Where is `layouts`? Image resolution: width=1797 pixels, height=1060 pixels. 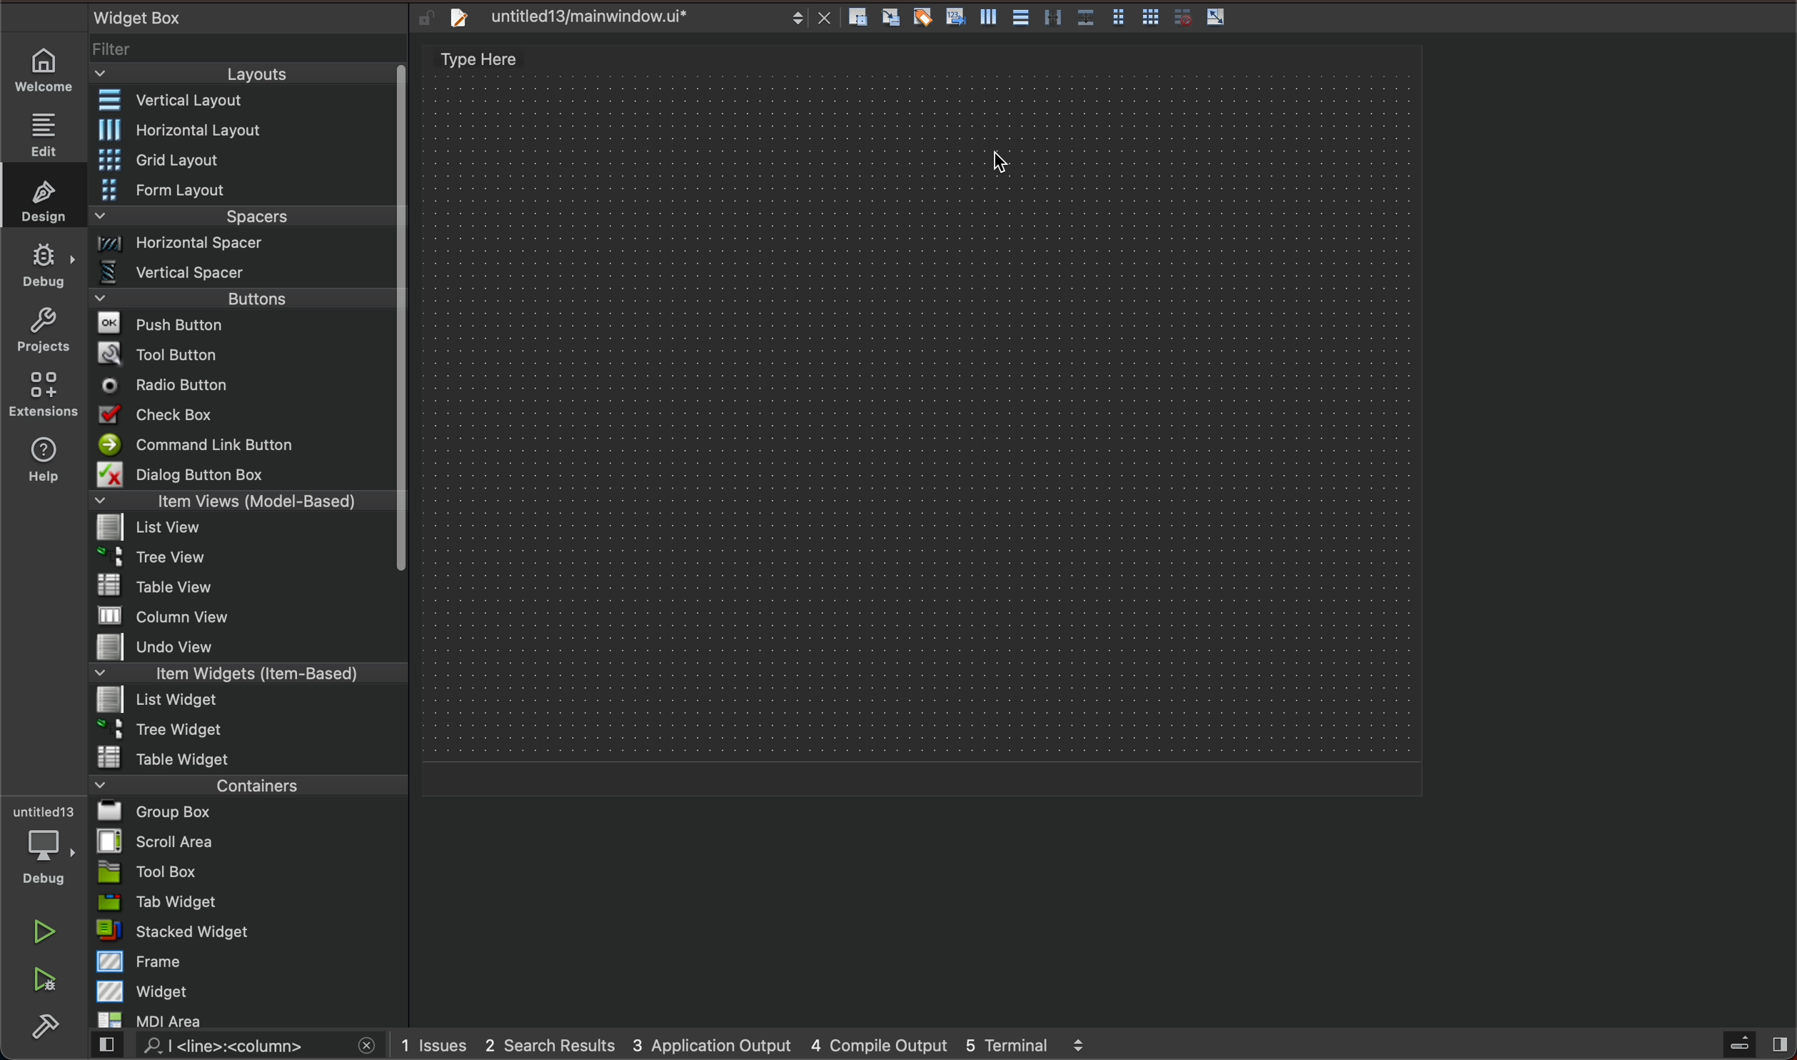 layouts is located at coordinates (248, 74).